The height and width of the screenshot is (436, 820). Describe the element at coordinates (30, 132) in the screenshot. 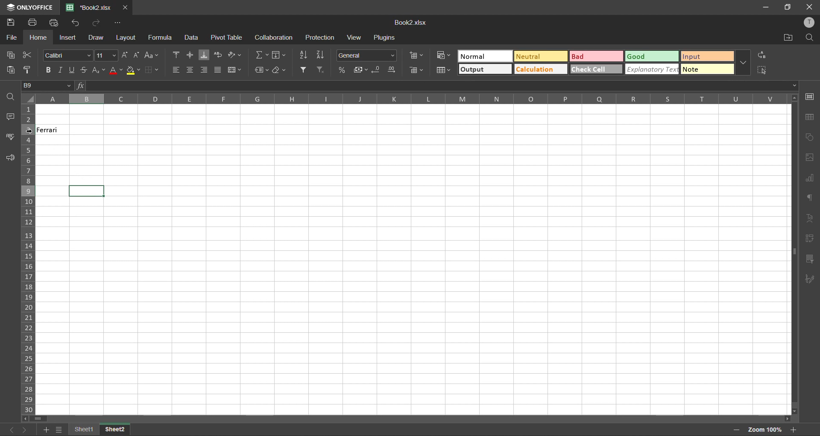

I see `cursor` at that location.